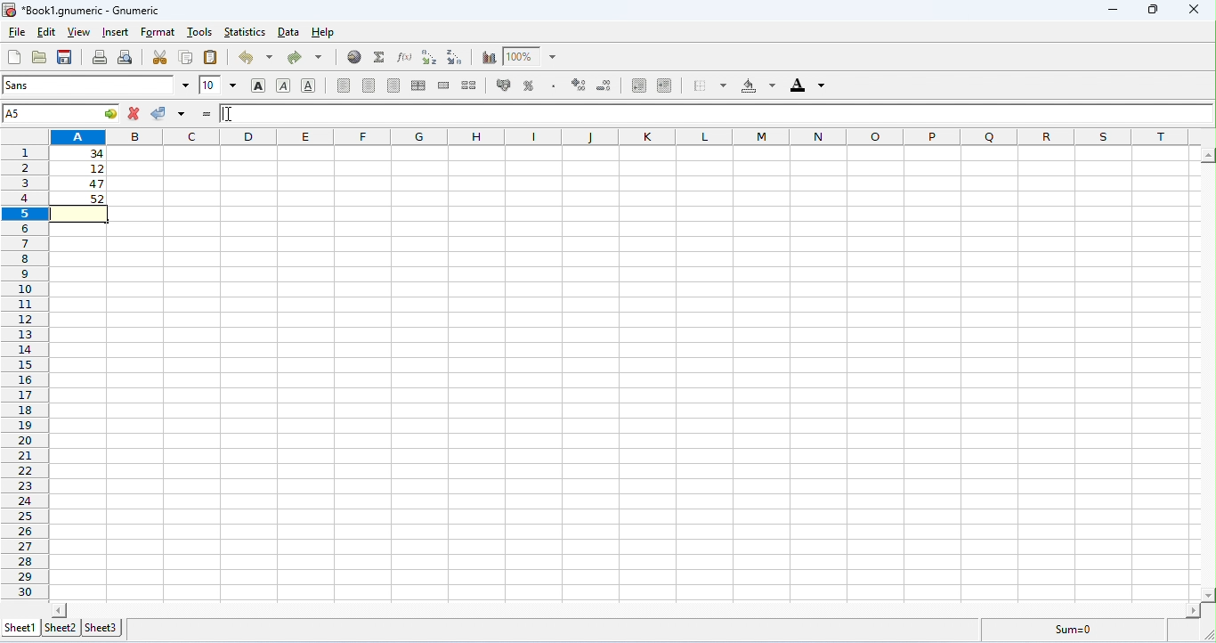  Describe the element at coordinates (65, 57) in the screenshot. I see `save` at that location.